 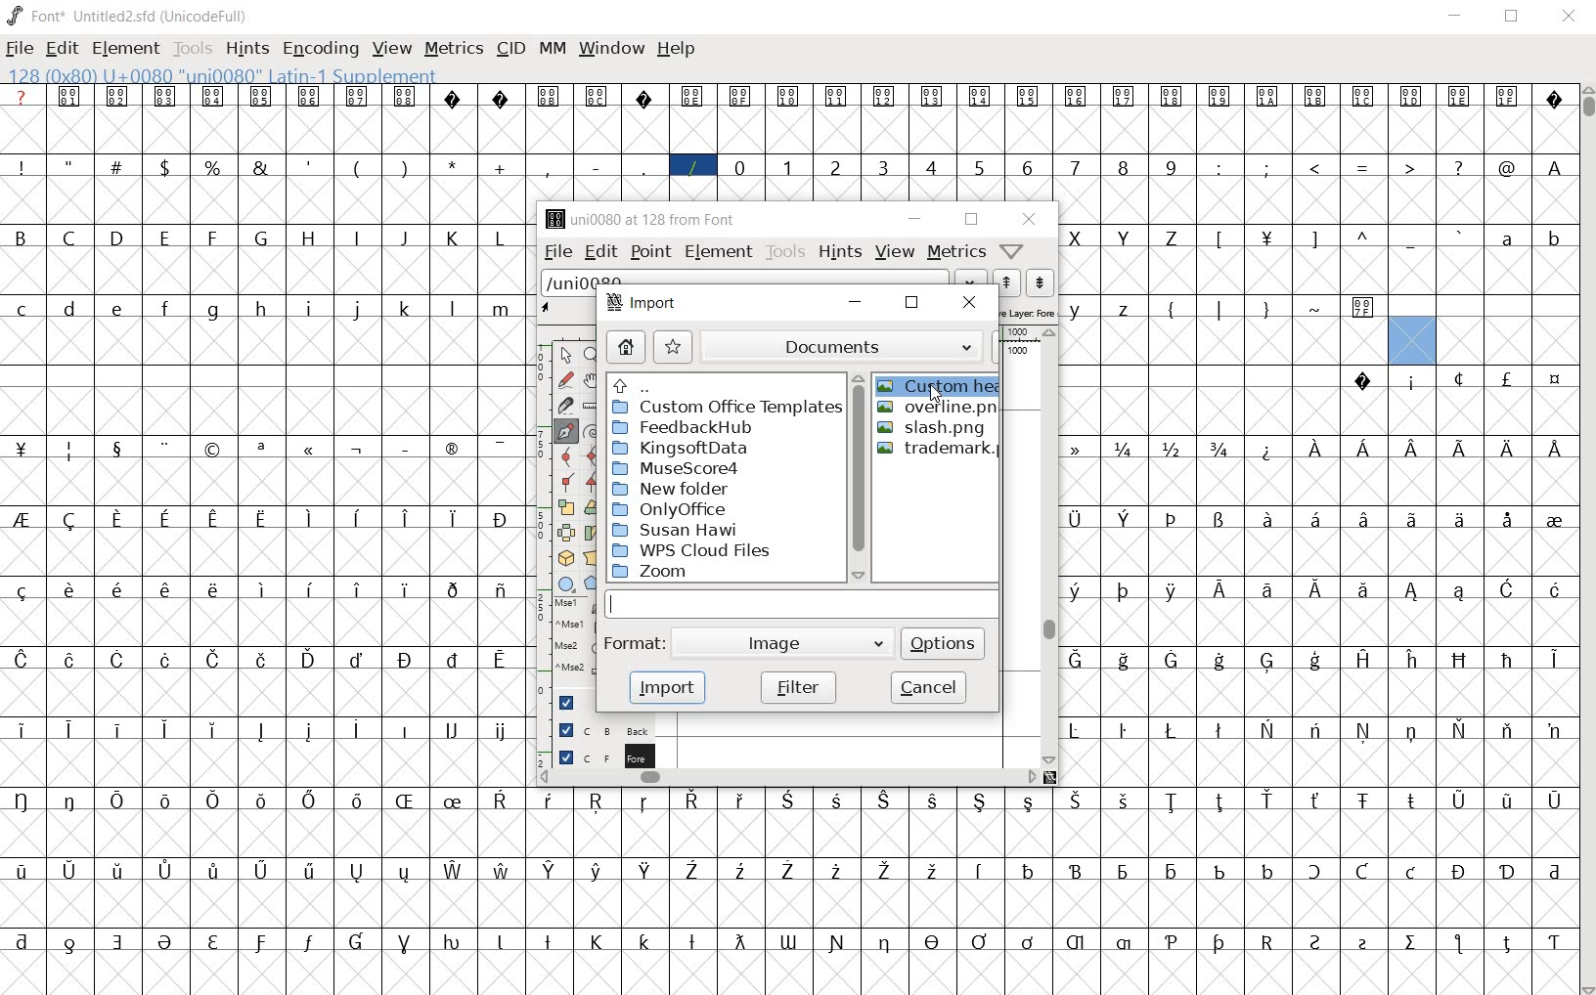 What do you see at coordinates (1506, 239) in the screenshot?
I see `glyph` at bounding box center [1506, 239].